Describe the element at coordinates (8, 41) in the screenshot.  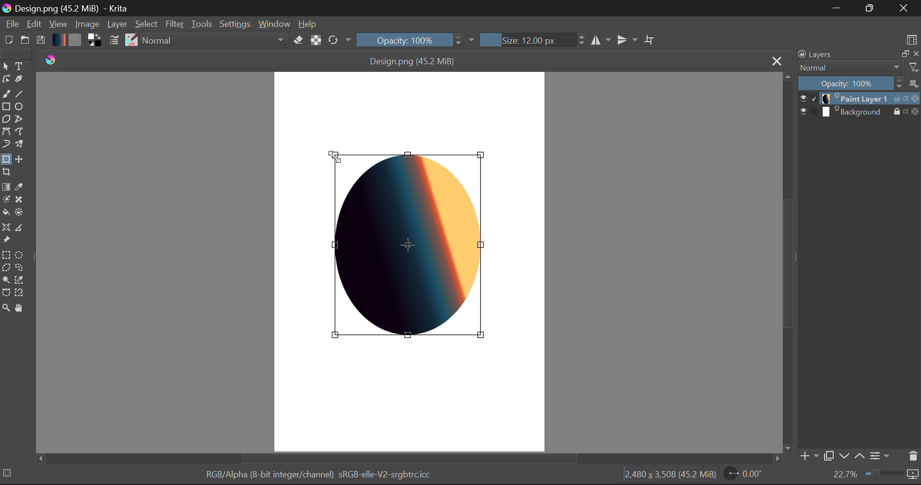
I see `New` at that location.